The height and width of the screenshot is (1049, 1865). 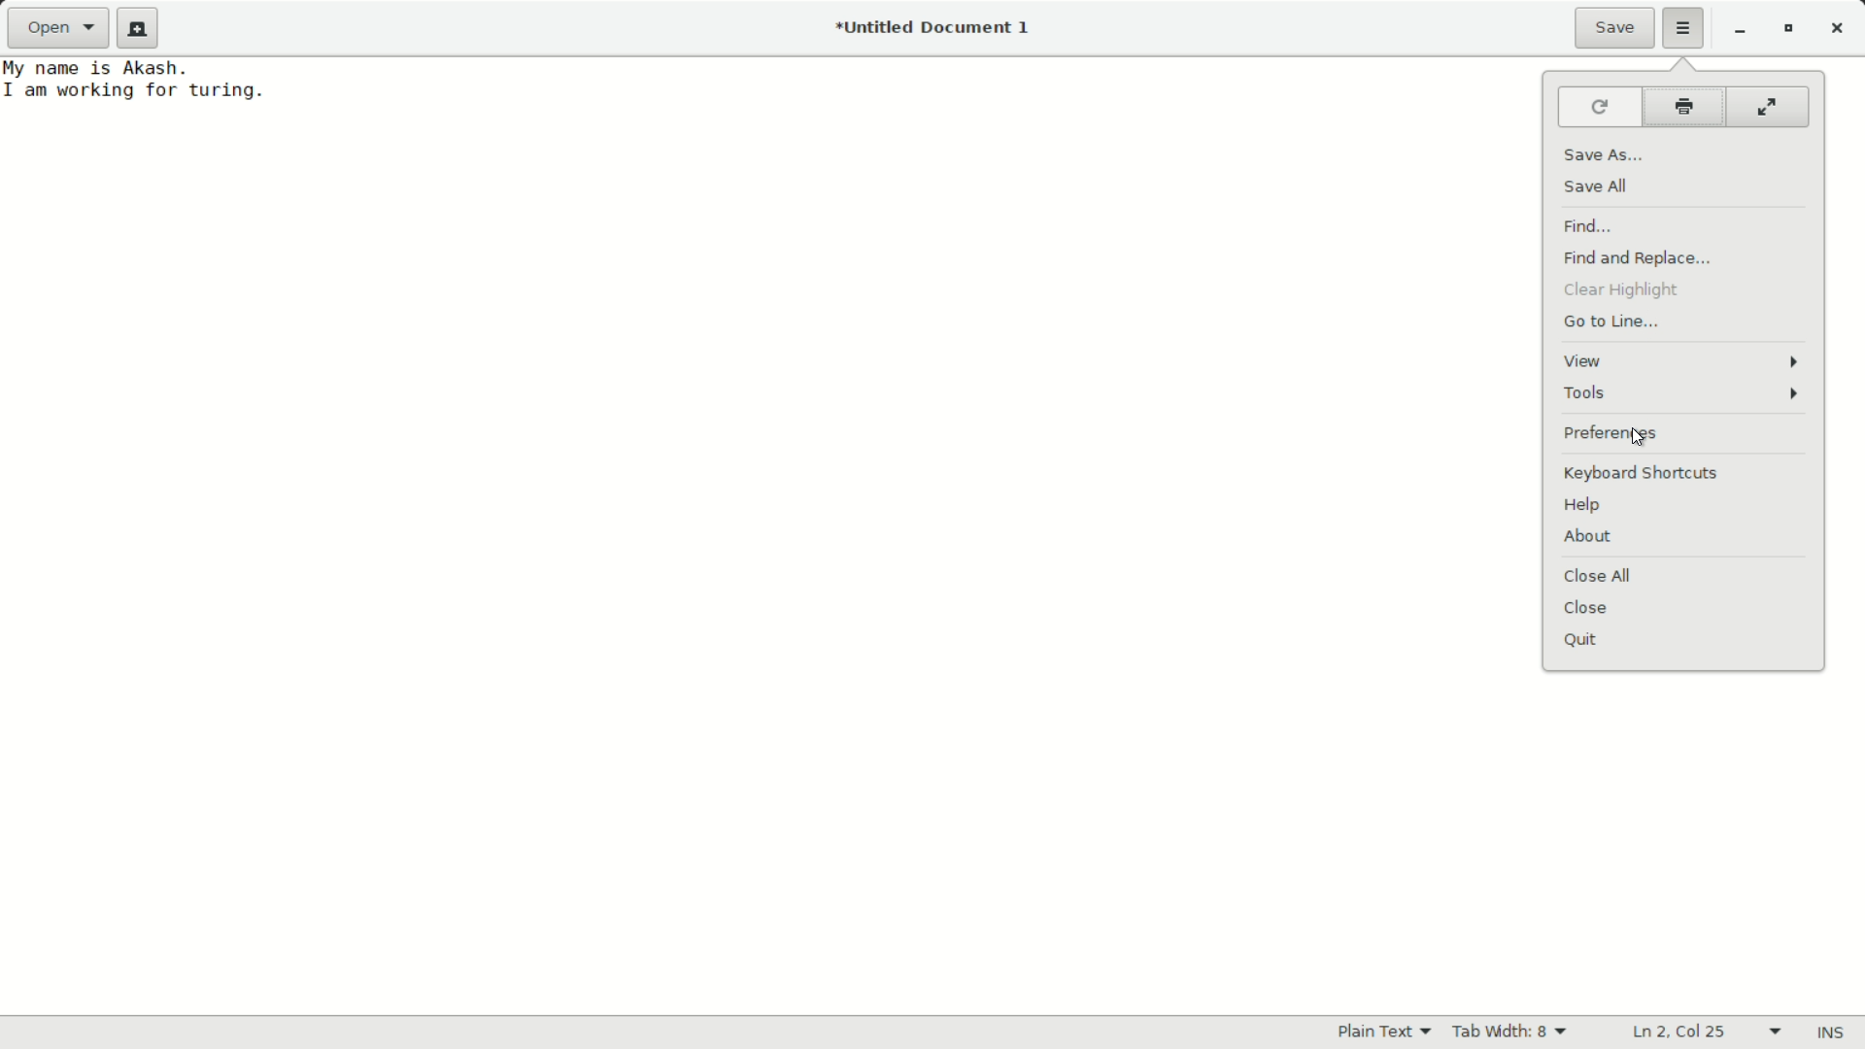 What do you see at coordinates (1610, 433) in the screenshot?
I see `preferences` at bounding box center [1610, 433].